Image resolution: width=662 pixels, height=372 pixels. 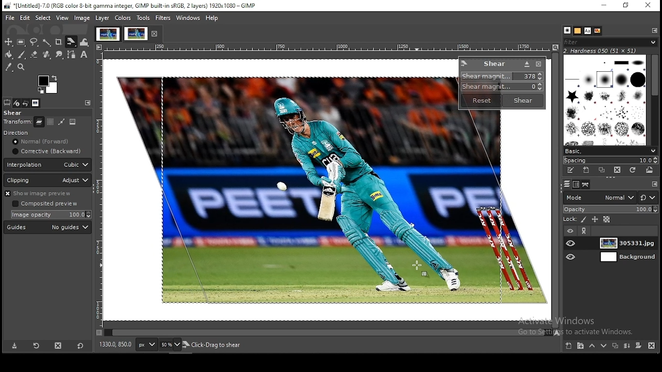 I want to click on interpolation , so click(x=48, y=165).